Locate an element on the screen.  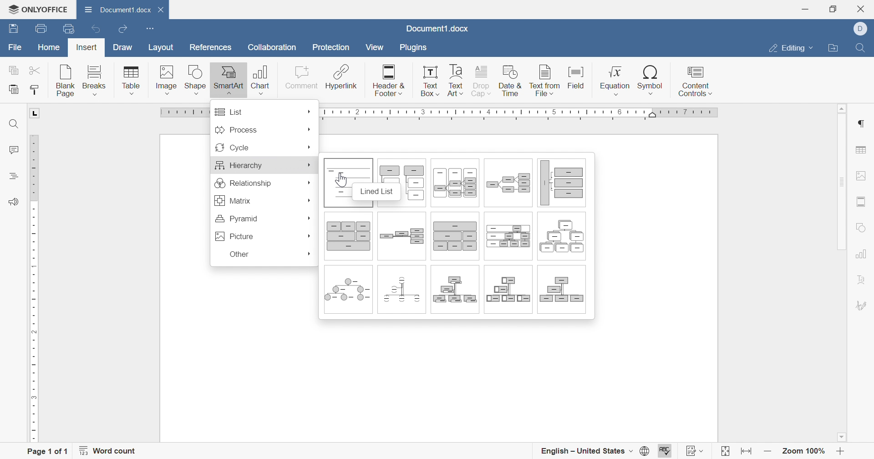
Ruler is located at coordinates (33, 276).